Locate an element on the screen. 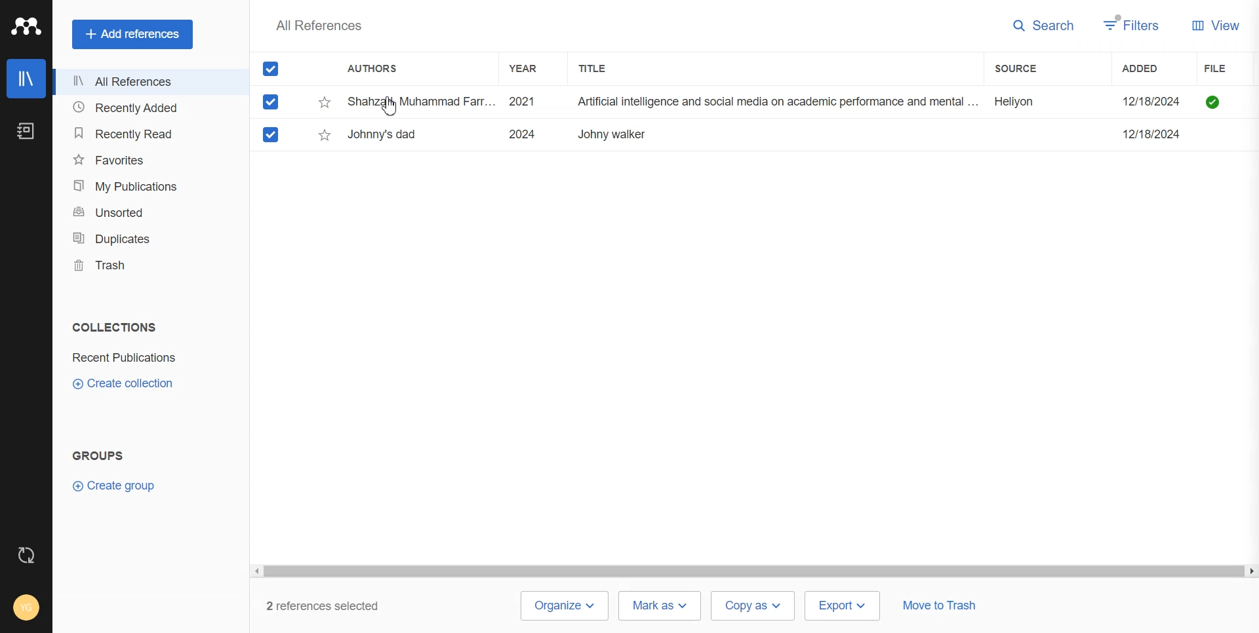 Image resolution: width=1259 pixels, height=633 pixels. Authors is located at coordinates (378, 69).